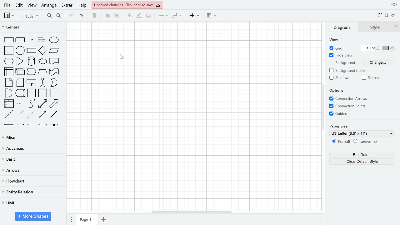  Describe the element at coordinates (9, 51) in the screenshot. I see `square` at that location.